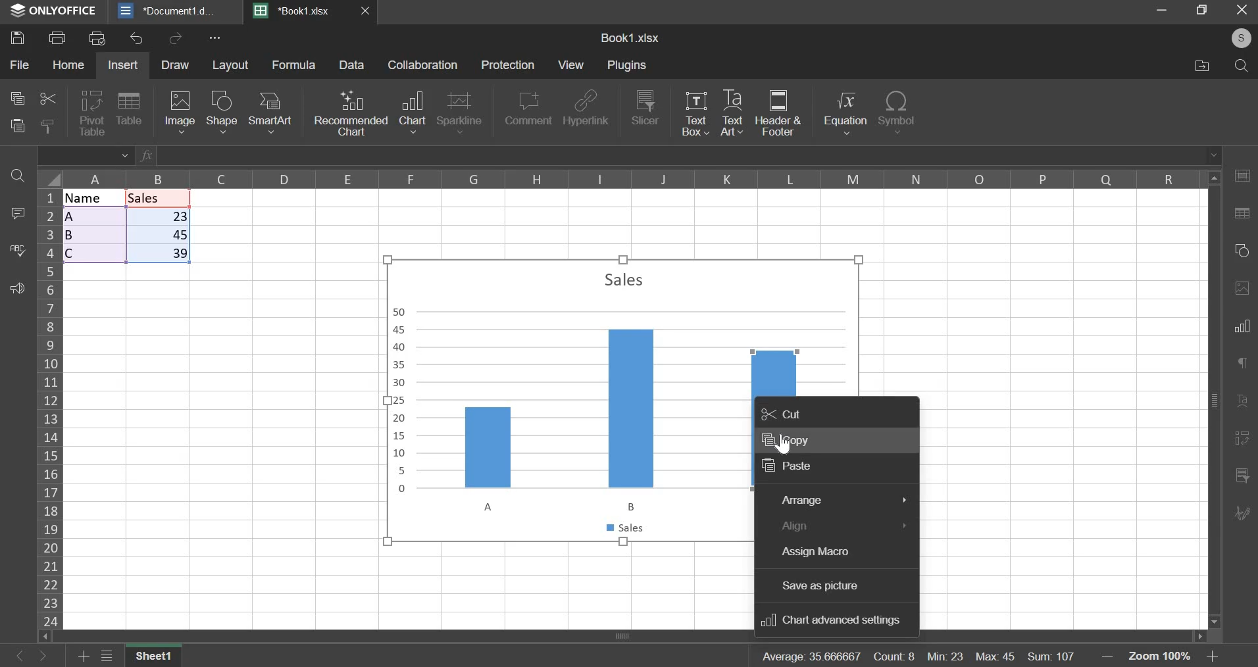 This screenshot has height=667, width=1258. I want to click on align, so click(843, 525).